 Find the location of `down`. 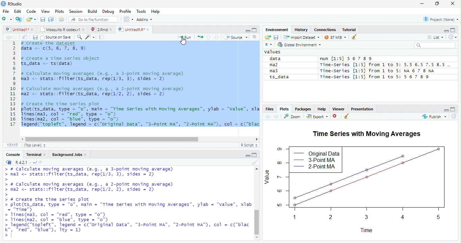

down is located at coordinates (216, 37).